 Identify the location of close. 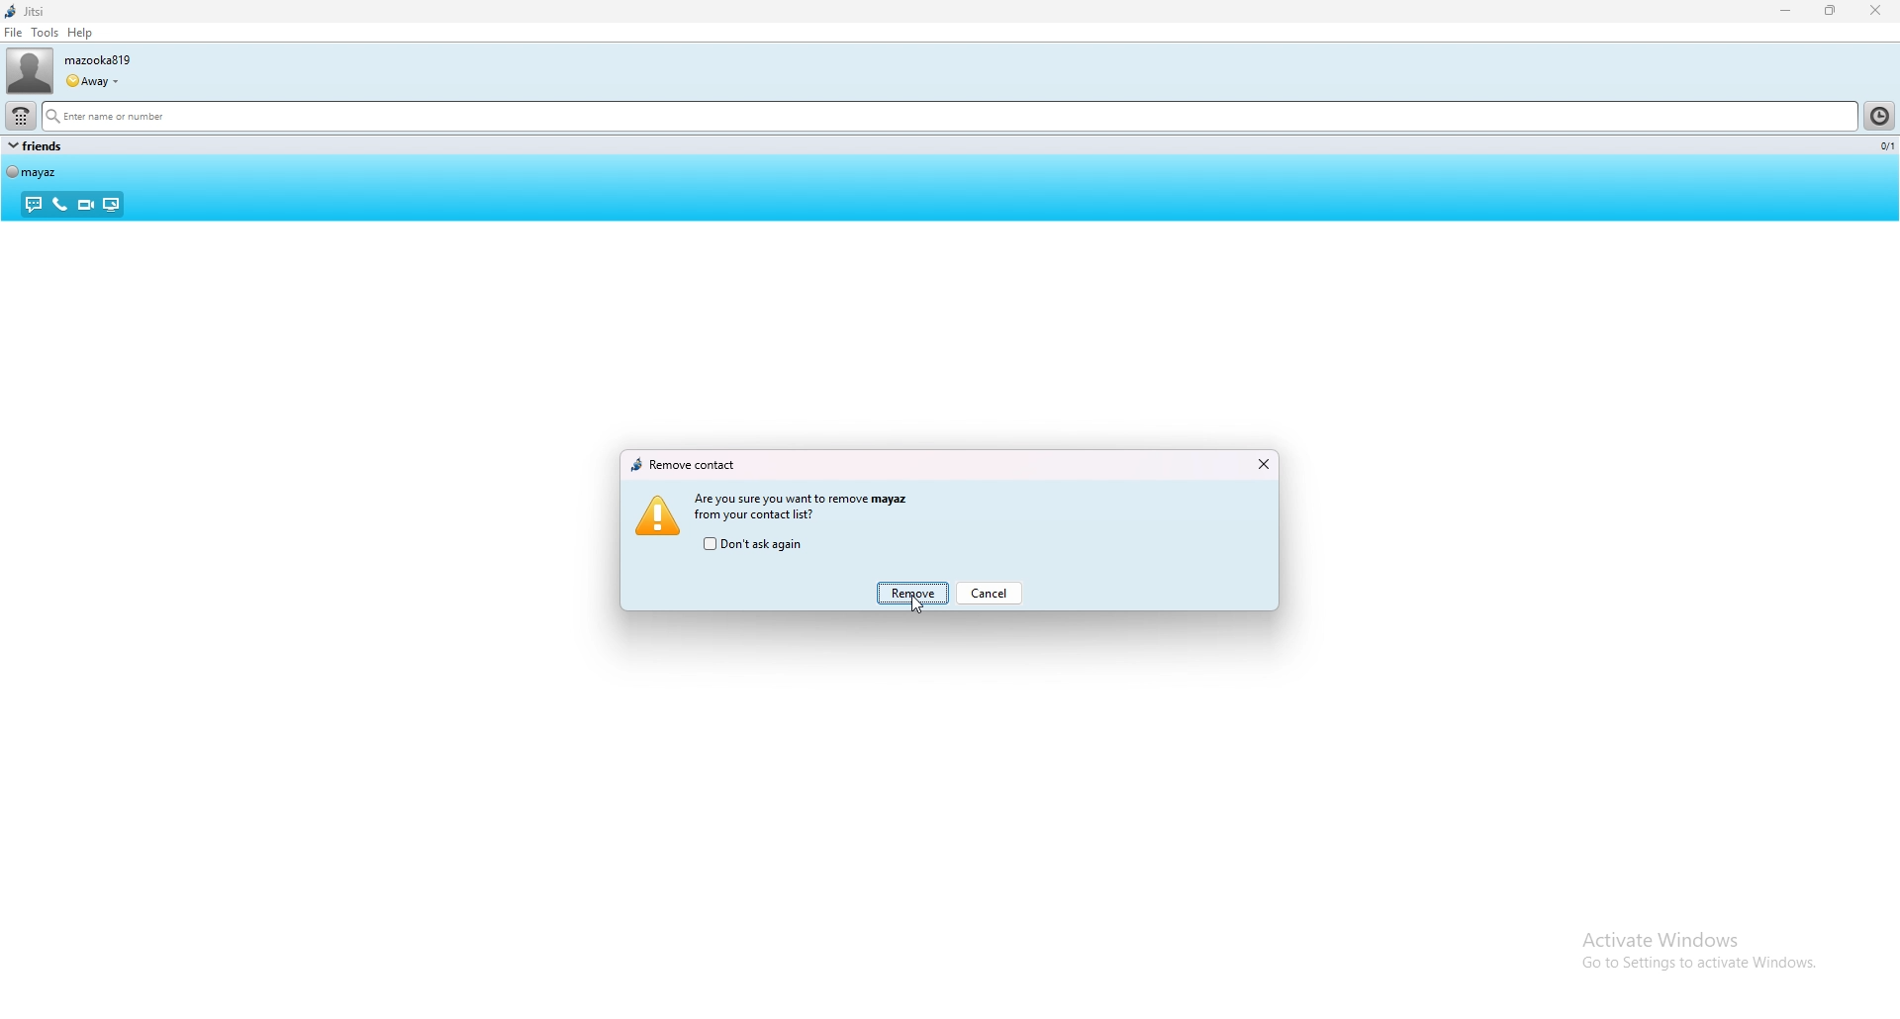
(1258, 465).